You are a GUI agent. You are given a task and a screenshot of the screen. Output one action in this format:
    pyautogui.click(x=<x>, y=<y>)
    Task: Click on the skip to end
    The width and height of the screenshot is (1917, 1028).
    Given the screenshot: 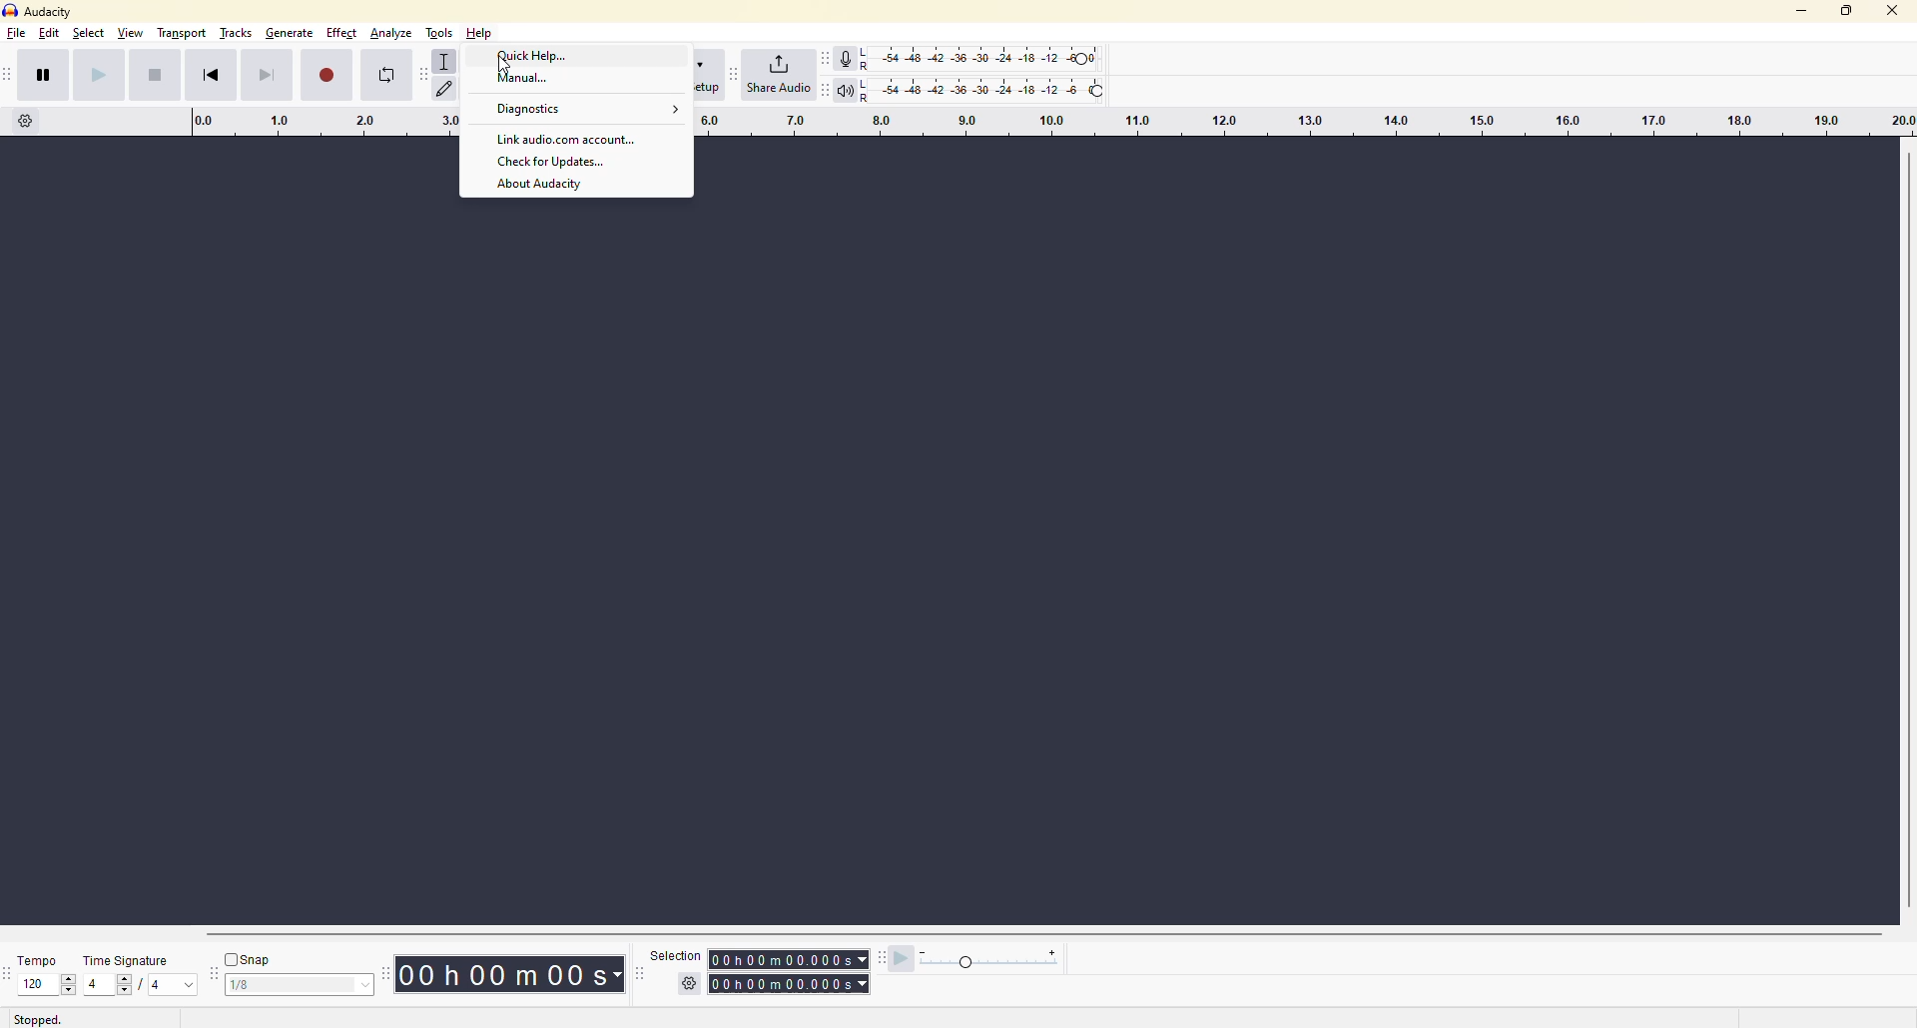 What is the action you would take?
    pyautogui.click(x=268, y=74)
    